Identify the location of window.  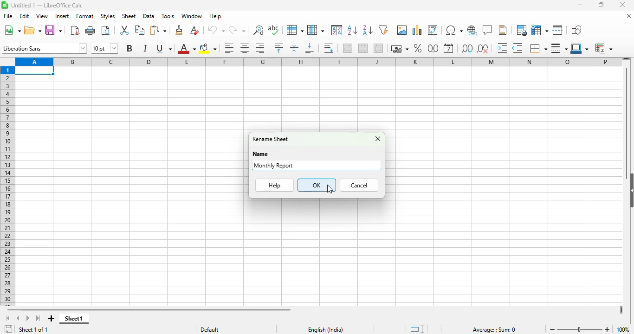
(191, 16).